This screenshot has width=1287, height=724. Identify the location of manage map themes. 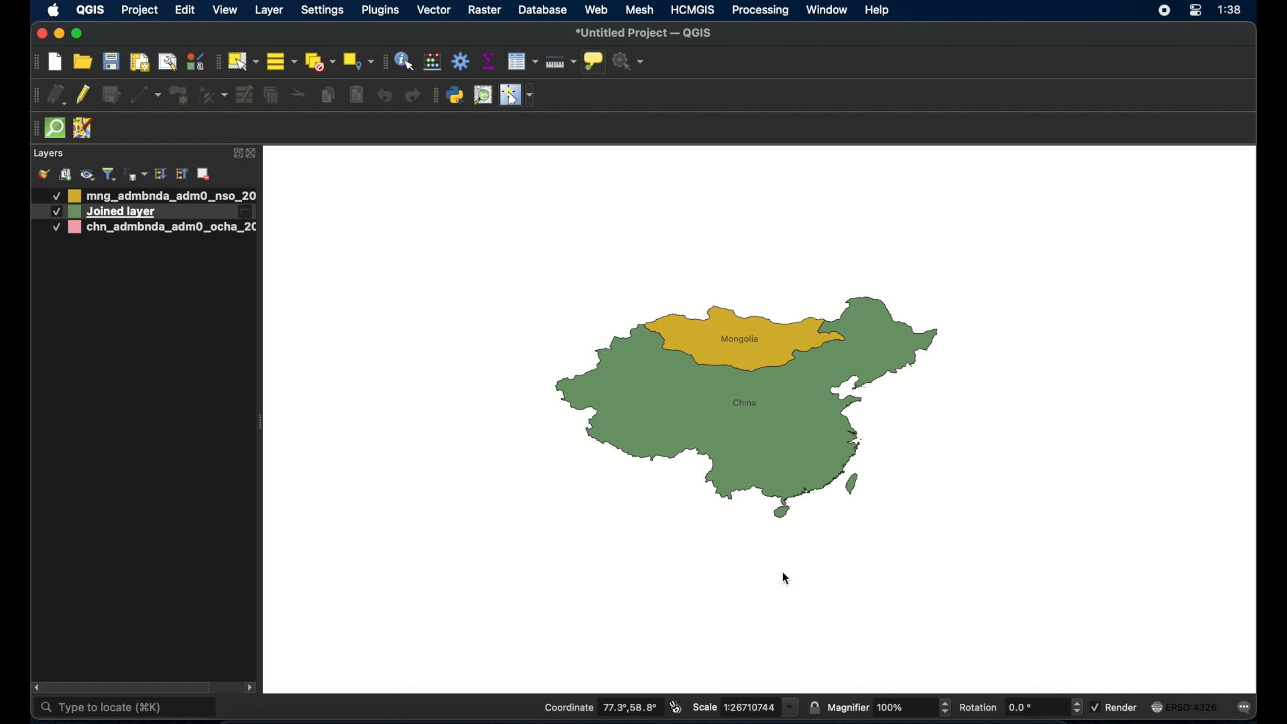
(86, 174).